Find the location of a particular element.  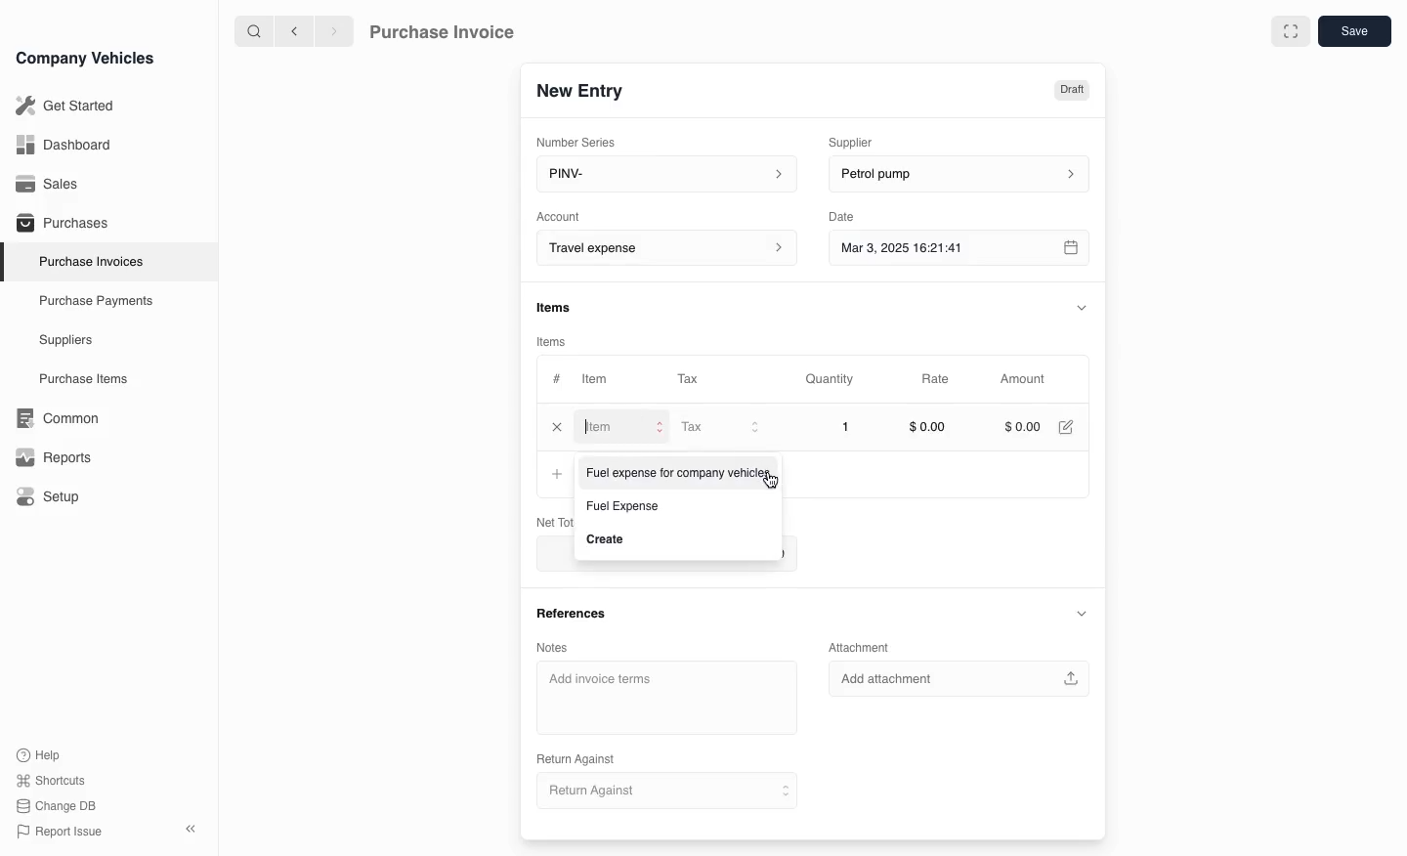

Report issue is located at coordinates (63, 833).